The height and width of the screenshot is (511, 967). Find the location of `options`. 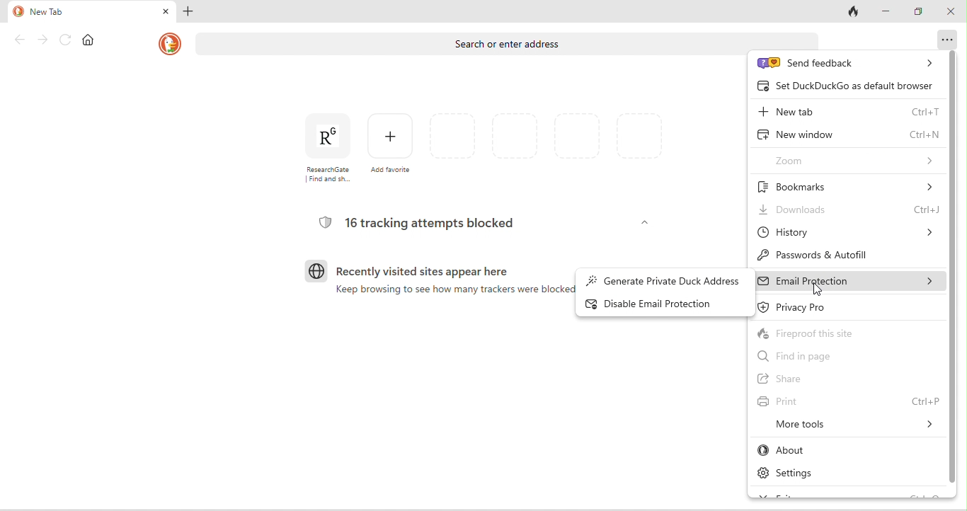

options is located at coordinates (944, 39).